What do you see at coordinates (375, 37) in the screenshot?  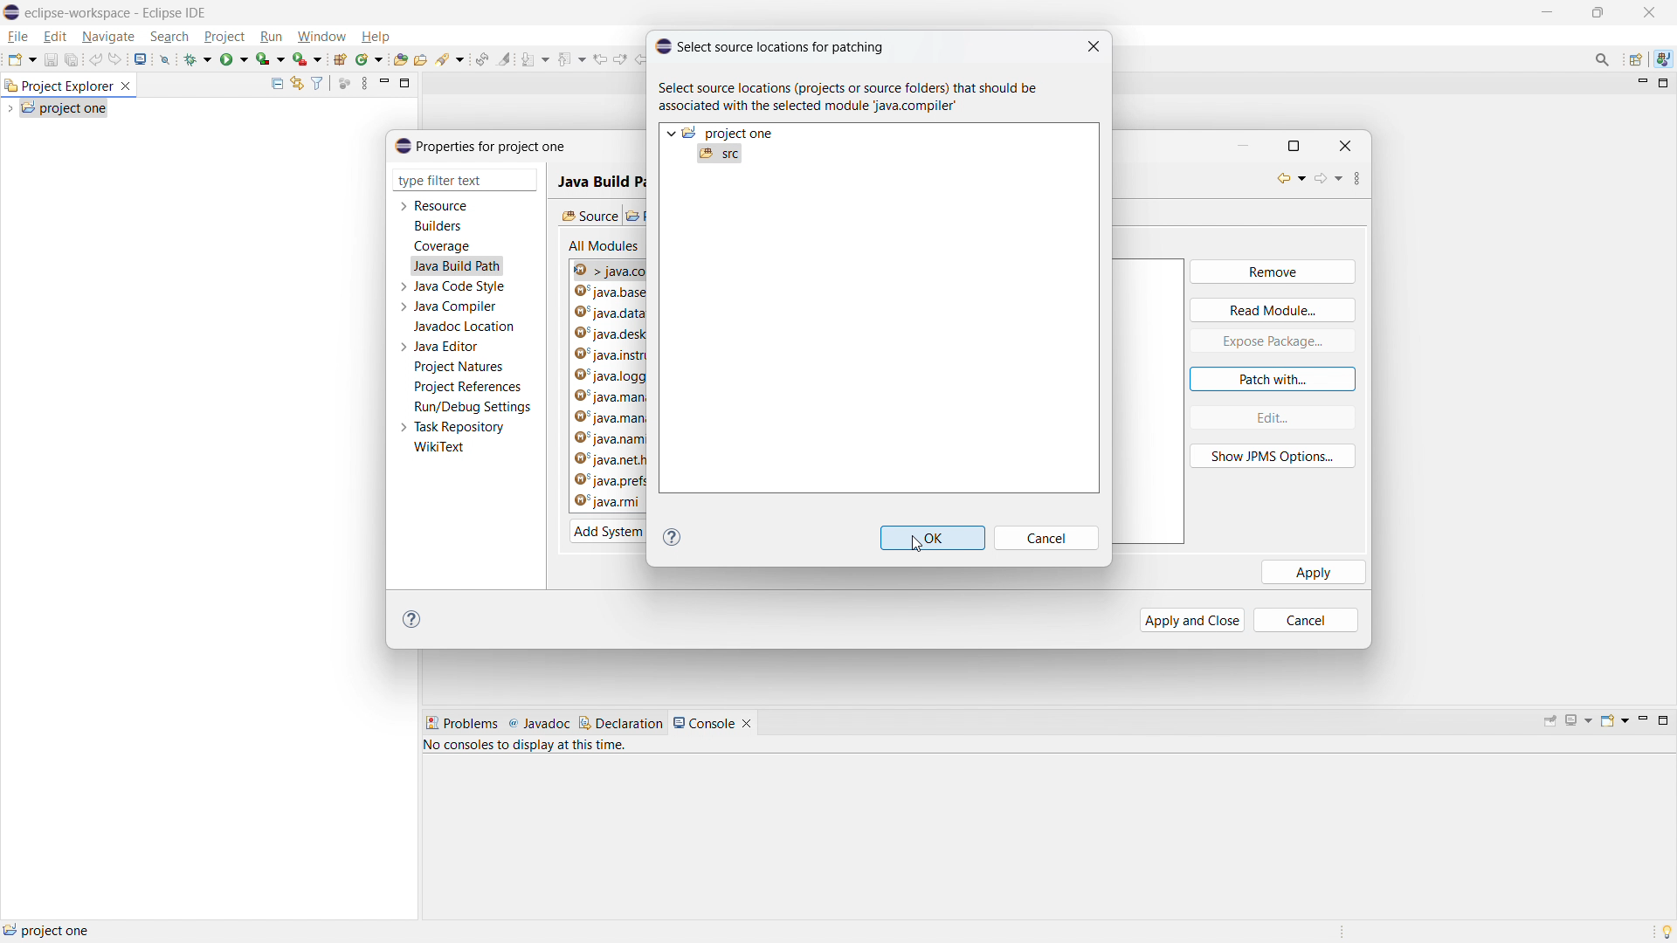 I see `help` at bounding box center [375, 37].